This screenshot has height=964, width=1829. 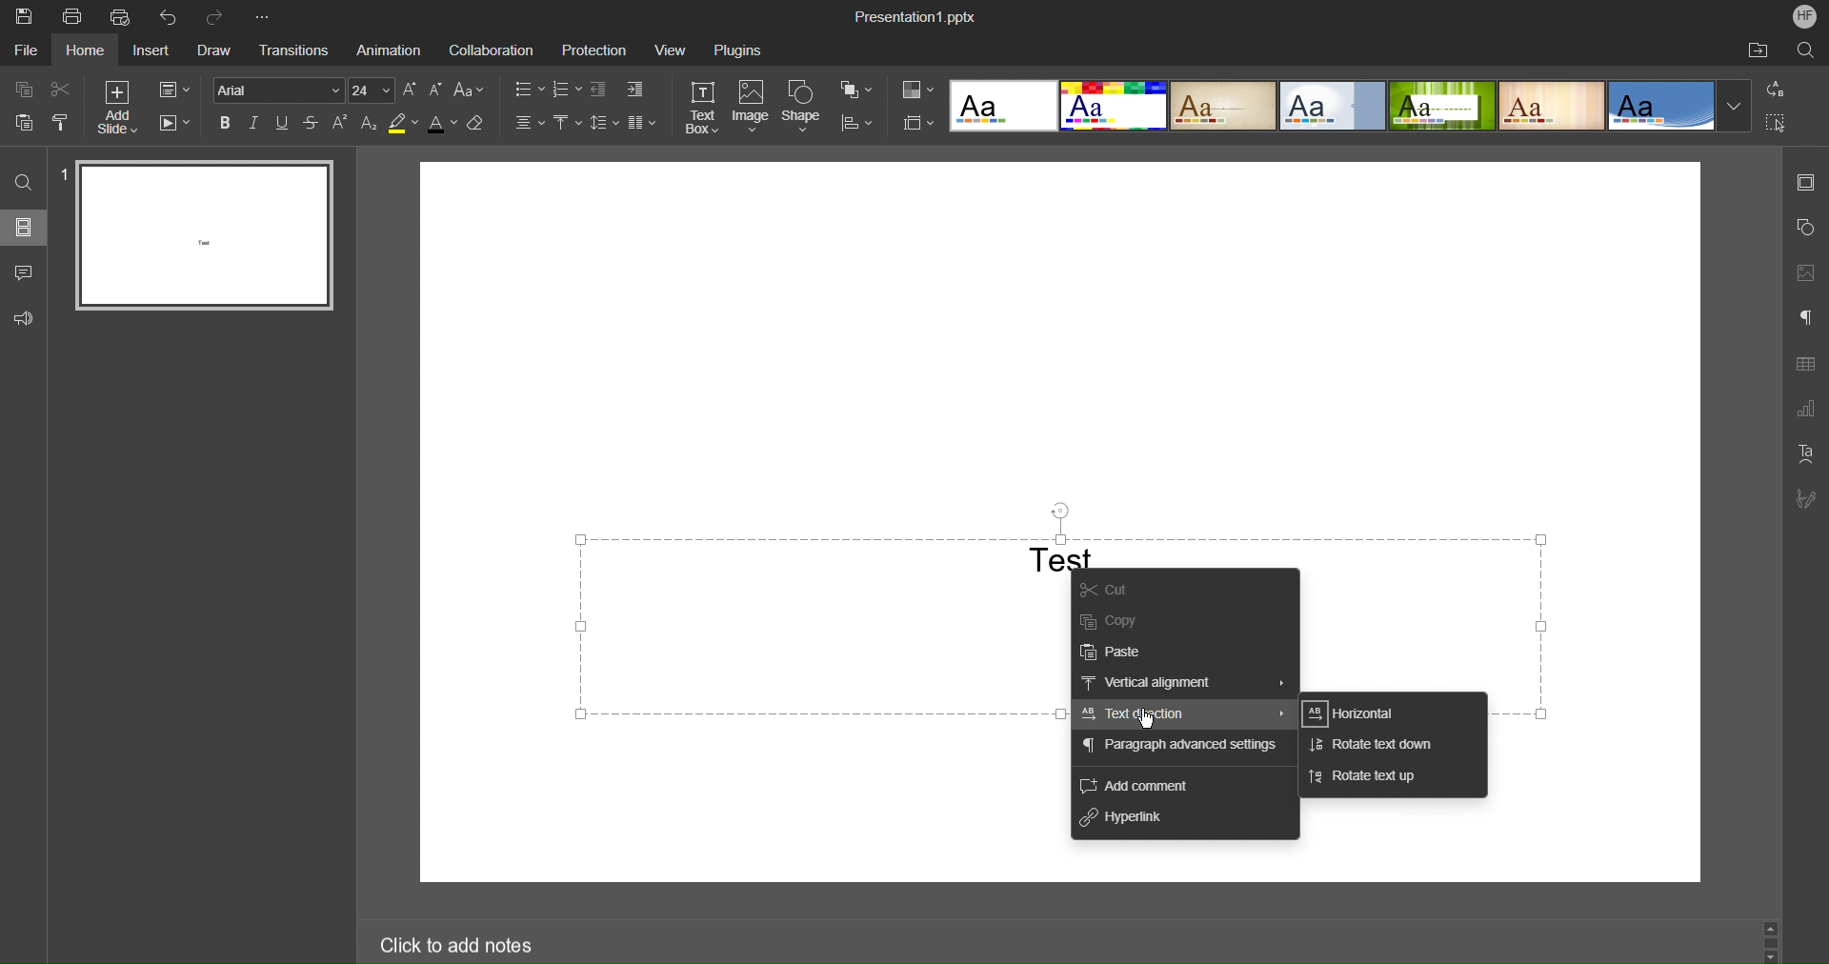 What do you see at coordinates (634, 90) in the screenshot?
I see `Increase Indent` at bounding box center [634, 90].